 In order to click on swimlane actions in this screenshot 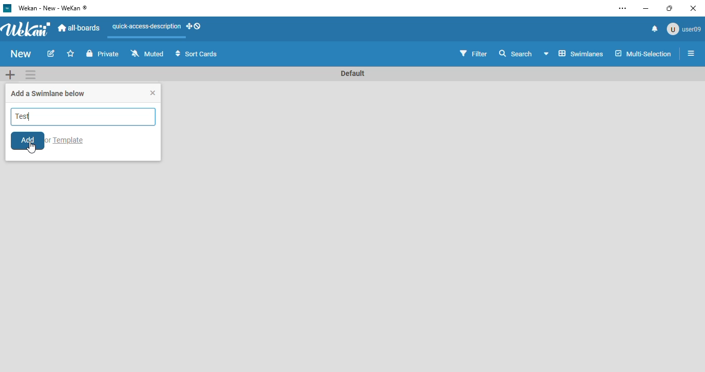, I will do `click(30, 75)`.